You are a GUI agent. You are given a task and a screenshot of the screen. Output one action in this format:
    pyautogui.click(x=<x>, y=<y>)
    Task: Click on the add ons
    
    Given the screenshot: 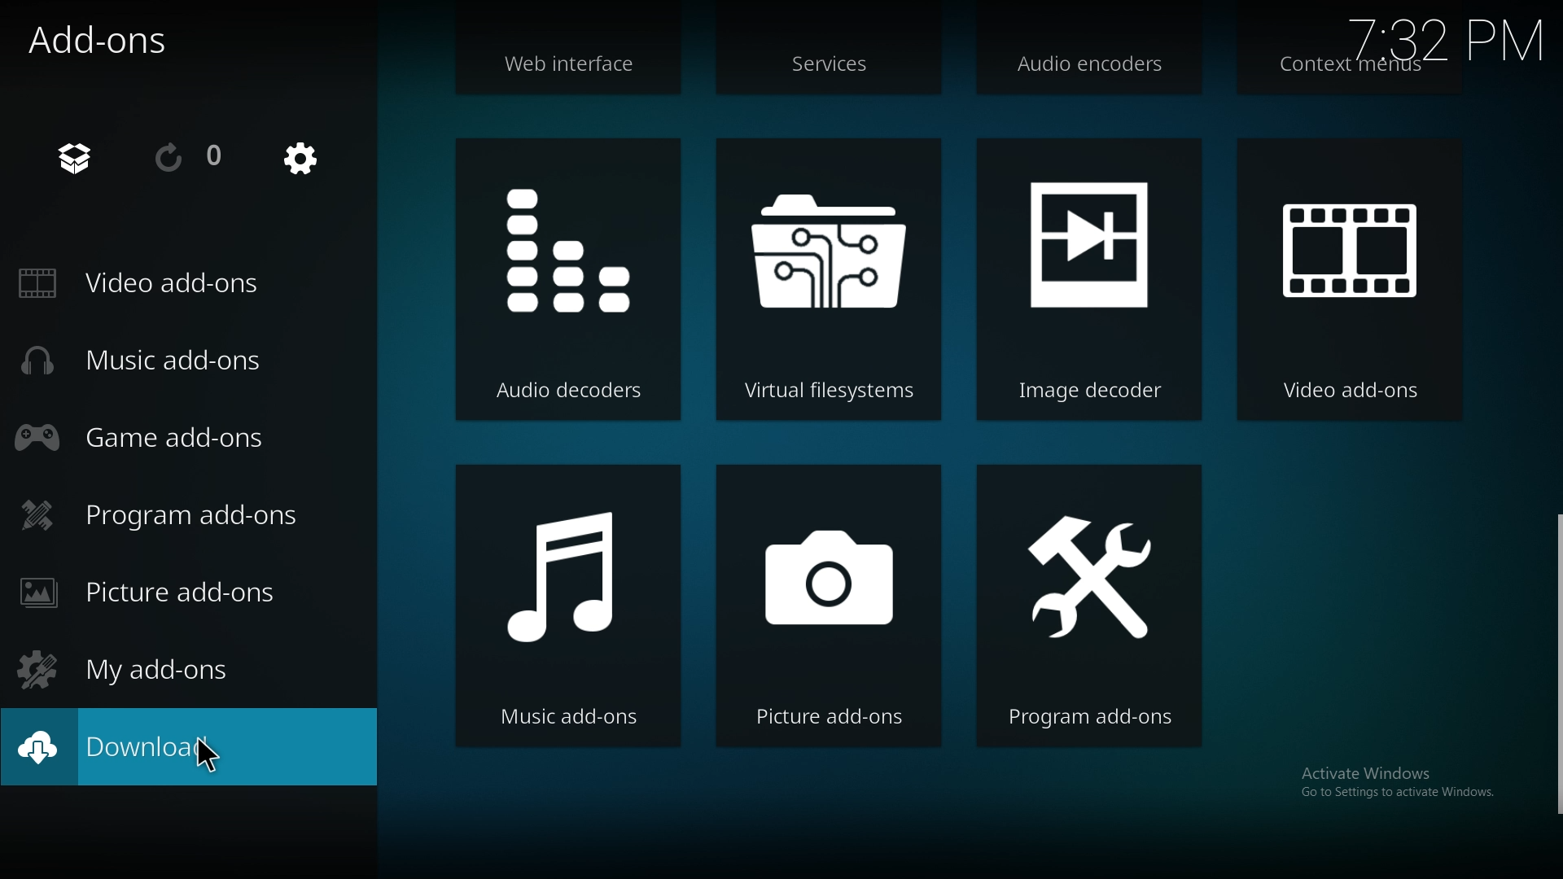 What is the action you would take?
    pyautogui.click(x=111, y=40)
    